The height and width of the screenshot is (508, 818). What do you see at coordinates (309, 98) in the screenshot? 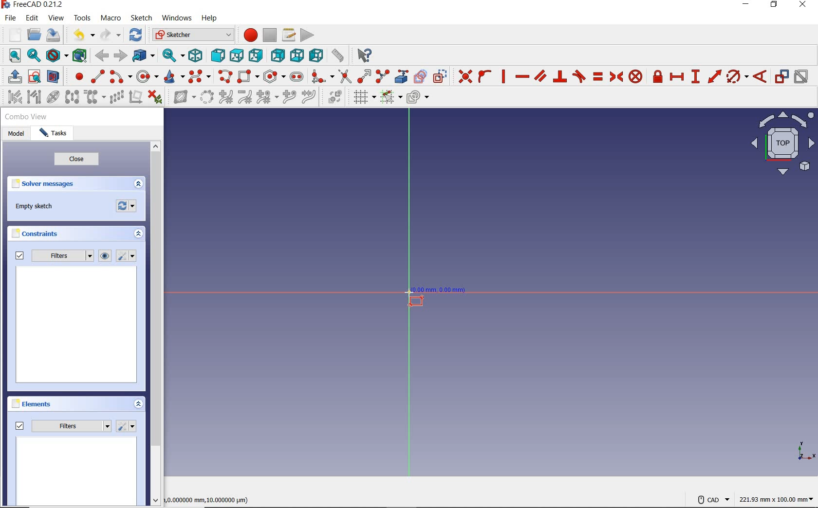
I see `join curves` at bounding box center [309, 98].